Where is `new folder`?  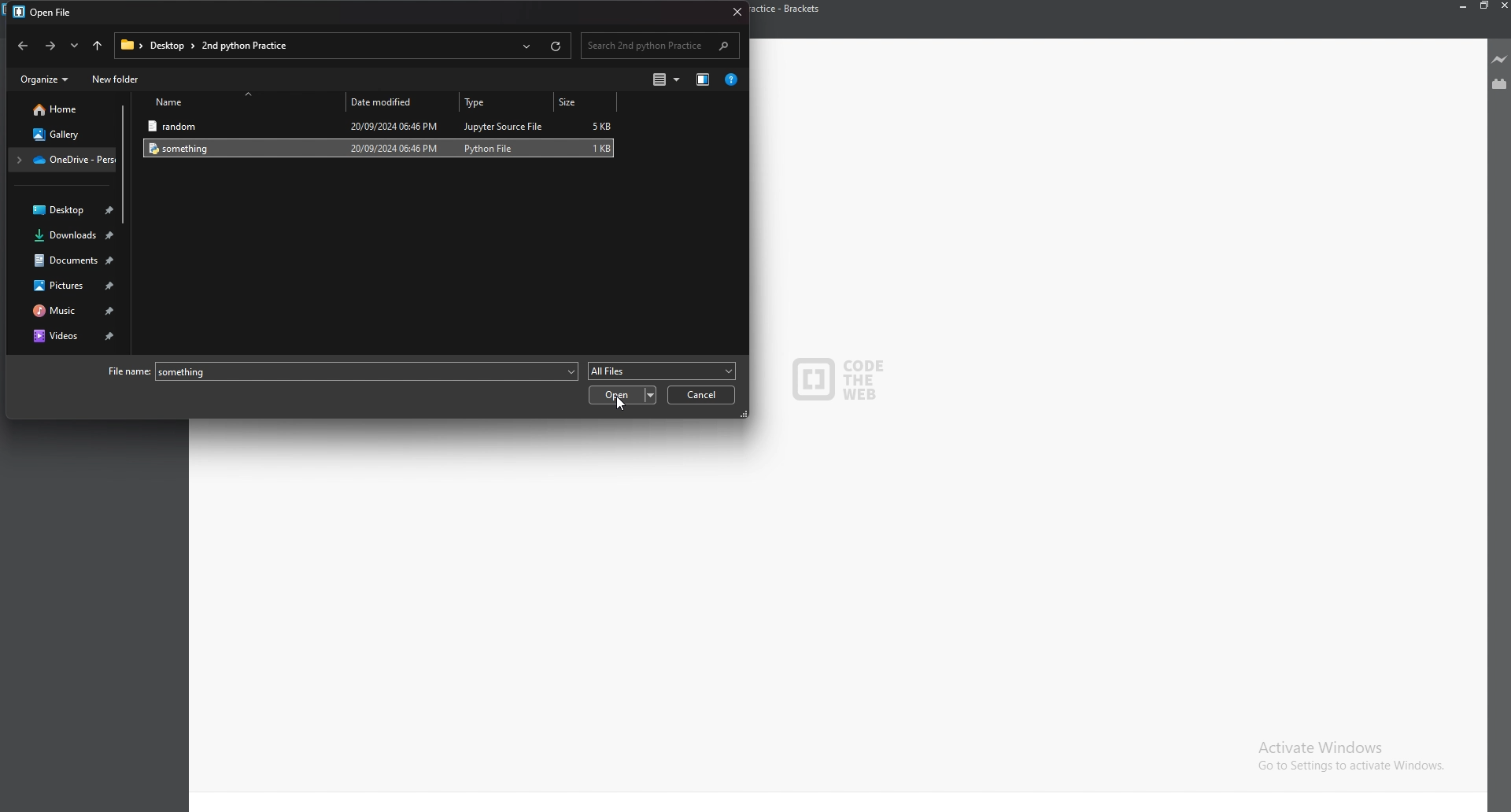
new folder is located at coordinates (116, 80).